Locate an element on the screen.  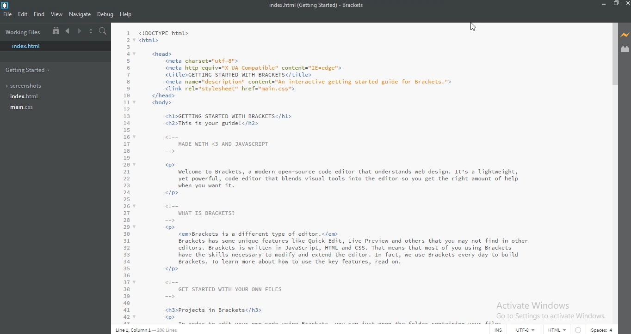
INS is located at coordinates (498, 330).